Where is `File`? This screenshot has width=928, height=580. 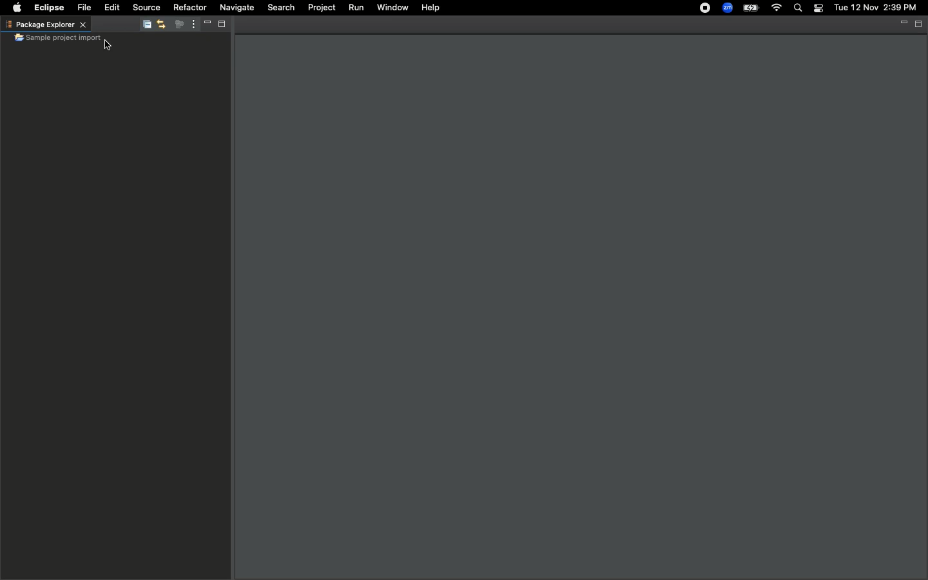
File is located at coordinates (86, 8).